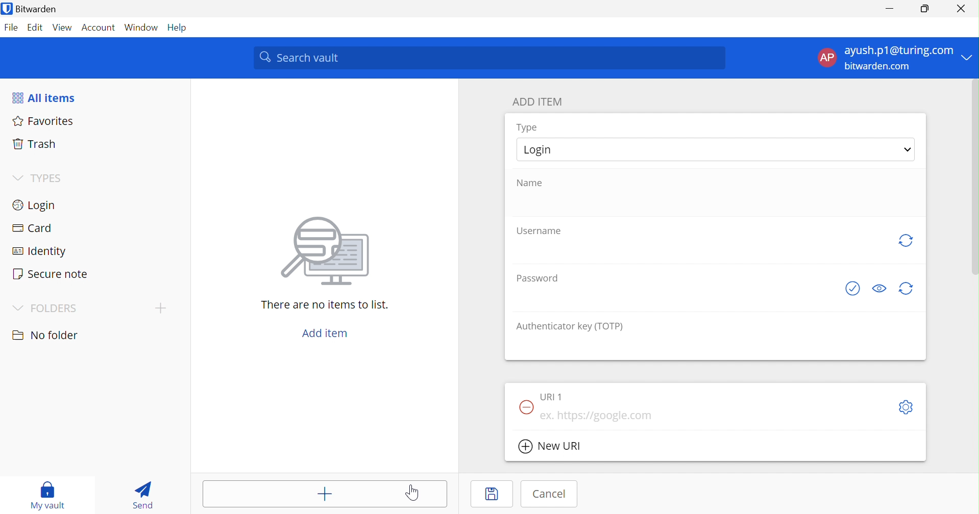 This screenshot has height=514, width=979. What do you see at coordinates (325, 495) in the screenshot?
I see `Add item` at bounding box center [325, 495].